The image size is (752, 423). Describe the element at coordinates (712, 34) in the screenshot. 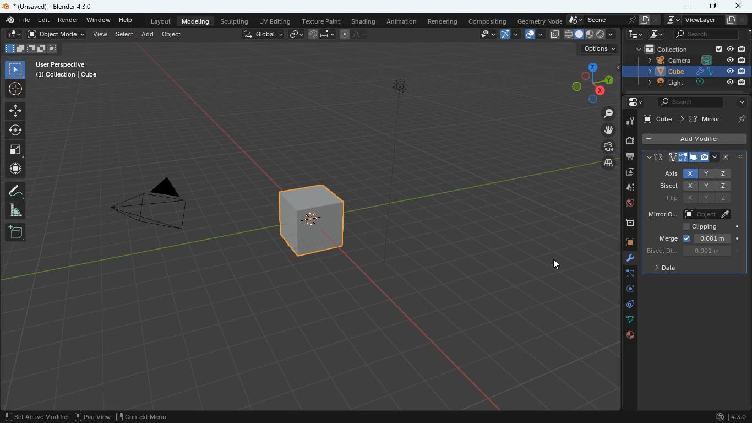

I see `search` at that location.